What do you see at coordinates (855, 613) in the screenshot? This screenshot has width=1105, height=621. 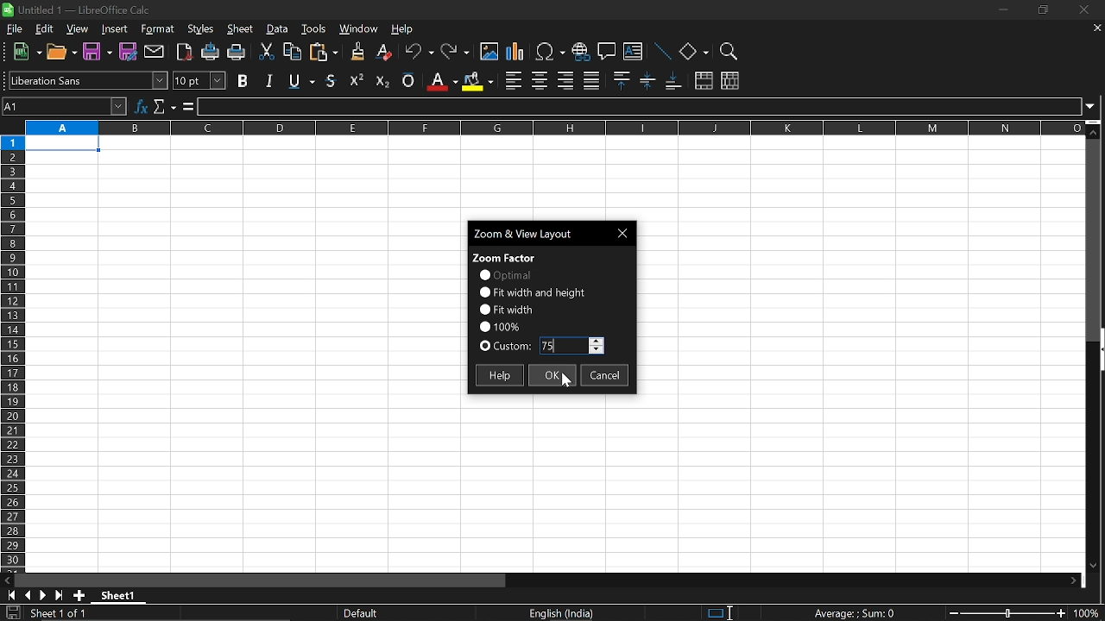 I see `current formula` at bounding box center [855, 613].